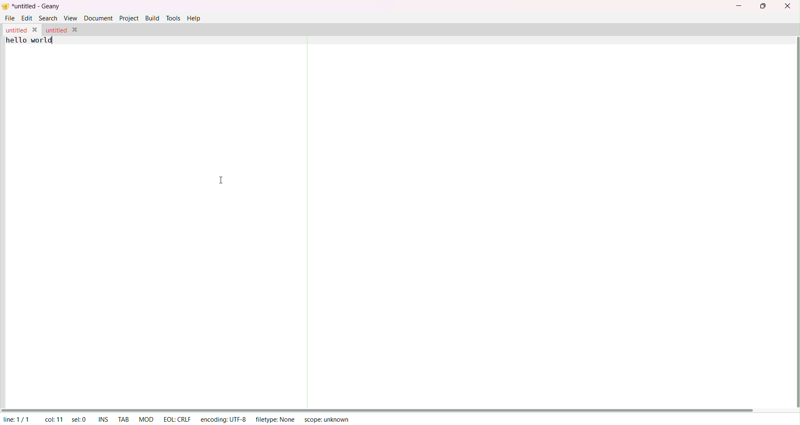 The image size is (800, 425). What do you see at coordinates (5, 8) in the screenshot?
I see `logo` at bounding box center [5, 8].